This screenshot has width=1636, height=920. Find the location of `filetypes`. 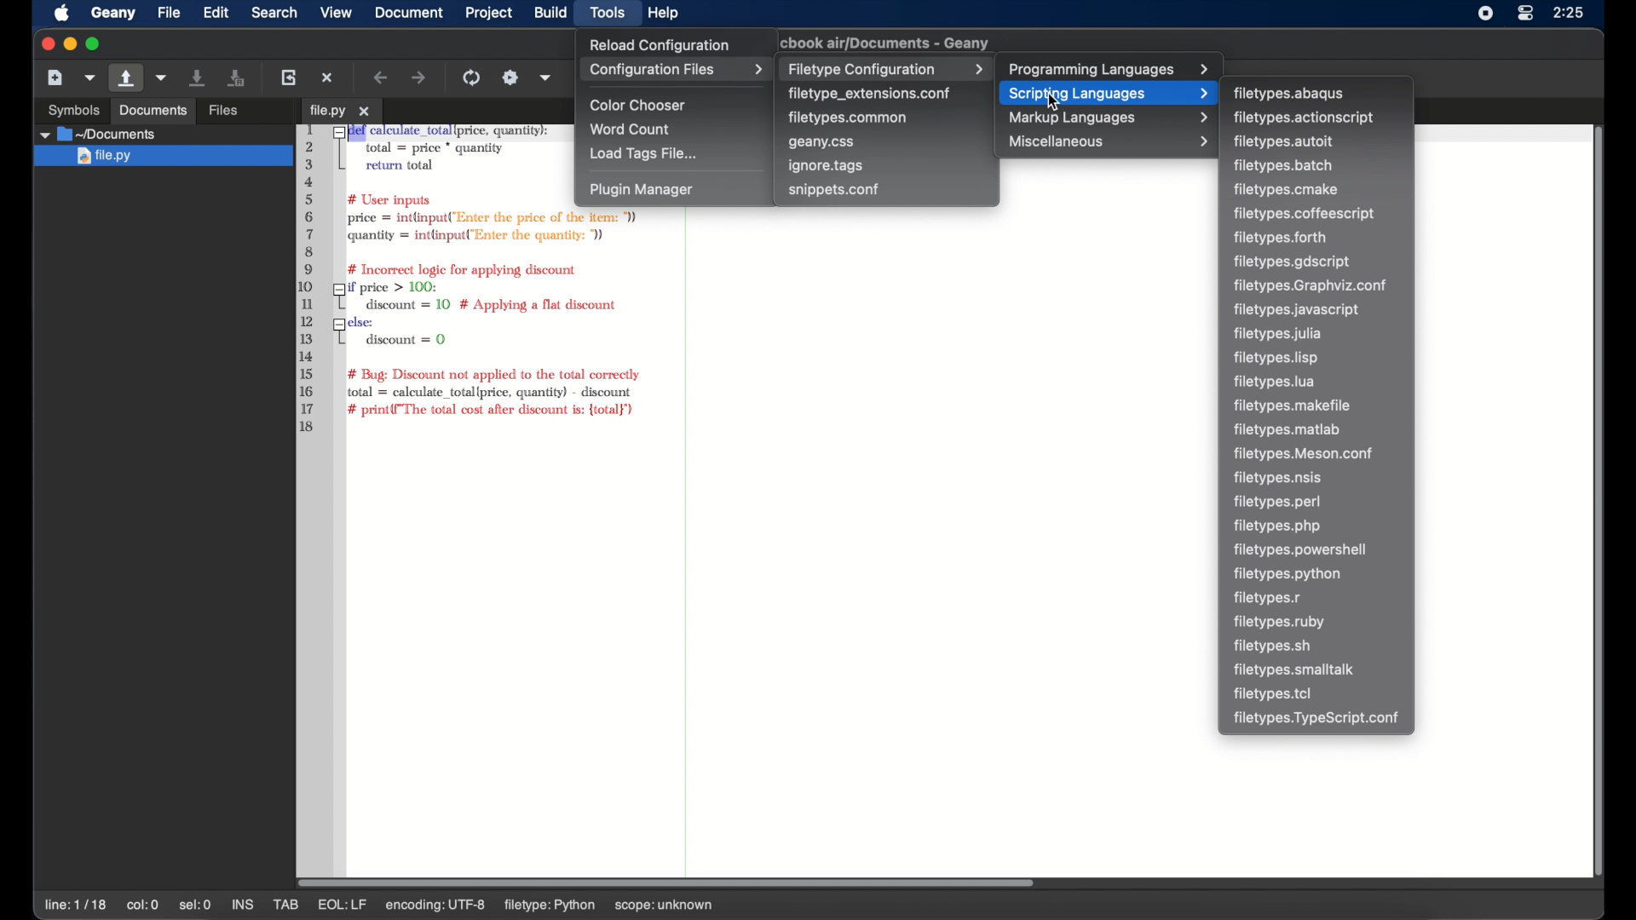

filetypes is located at coordinates (1282, 478).